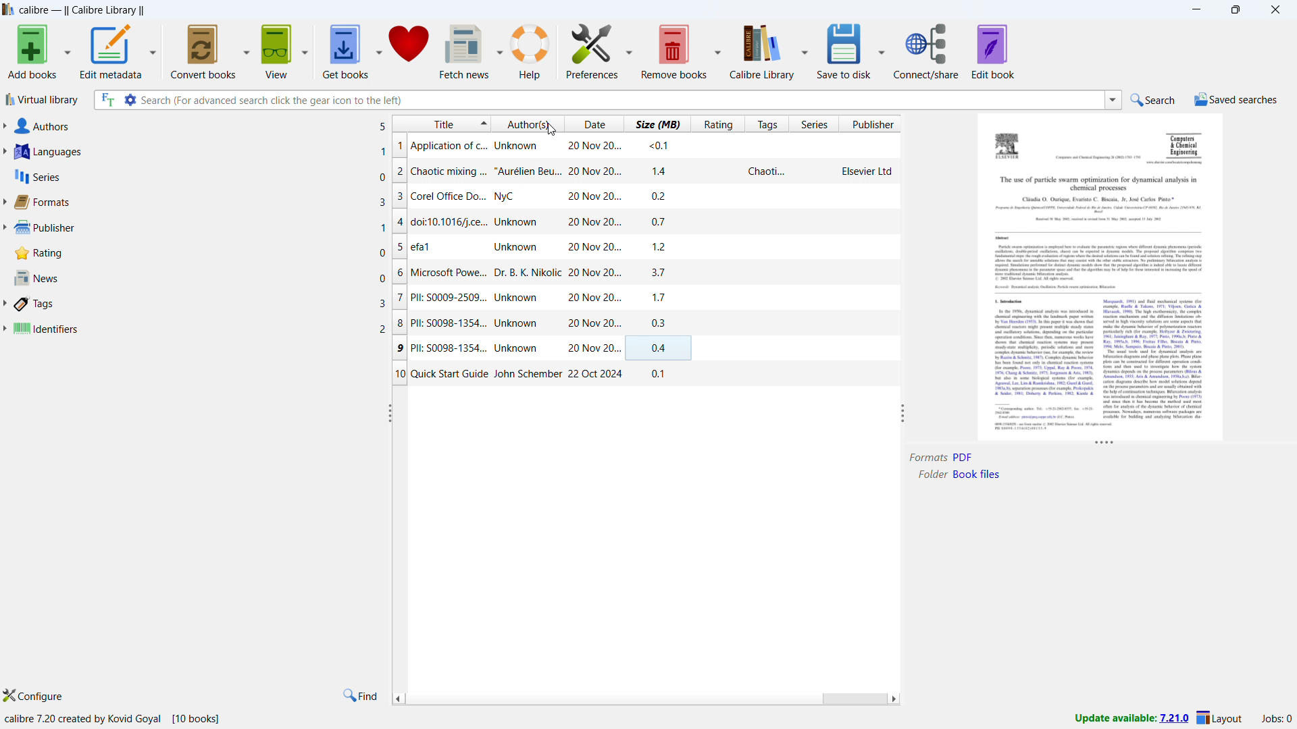 The width and height of the screenshot is (1297, 729). Describe the element at coordinates (399, 199) in the screenshot. I see `3` at that location.